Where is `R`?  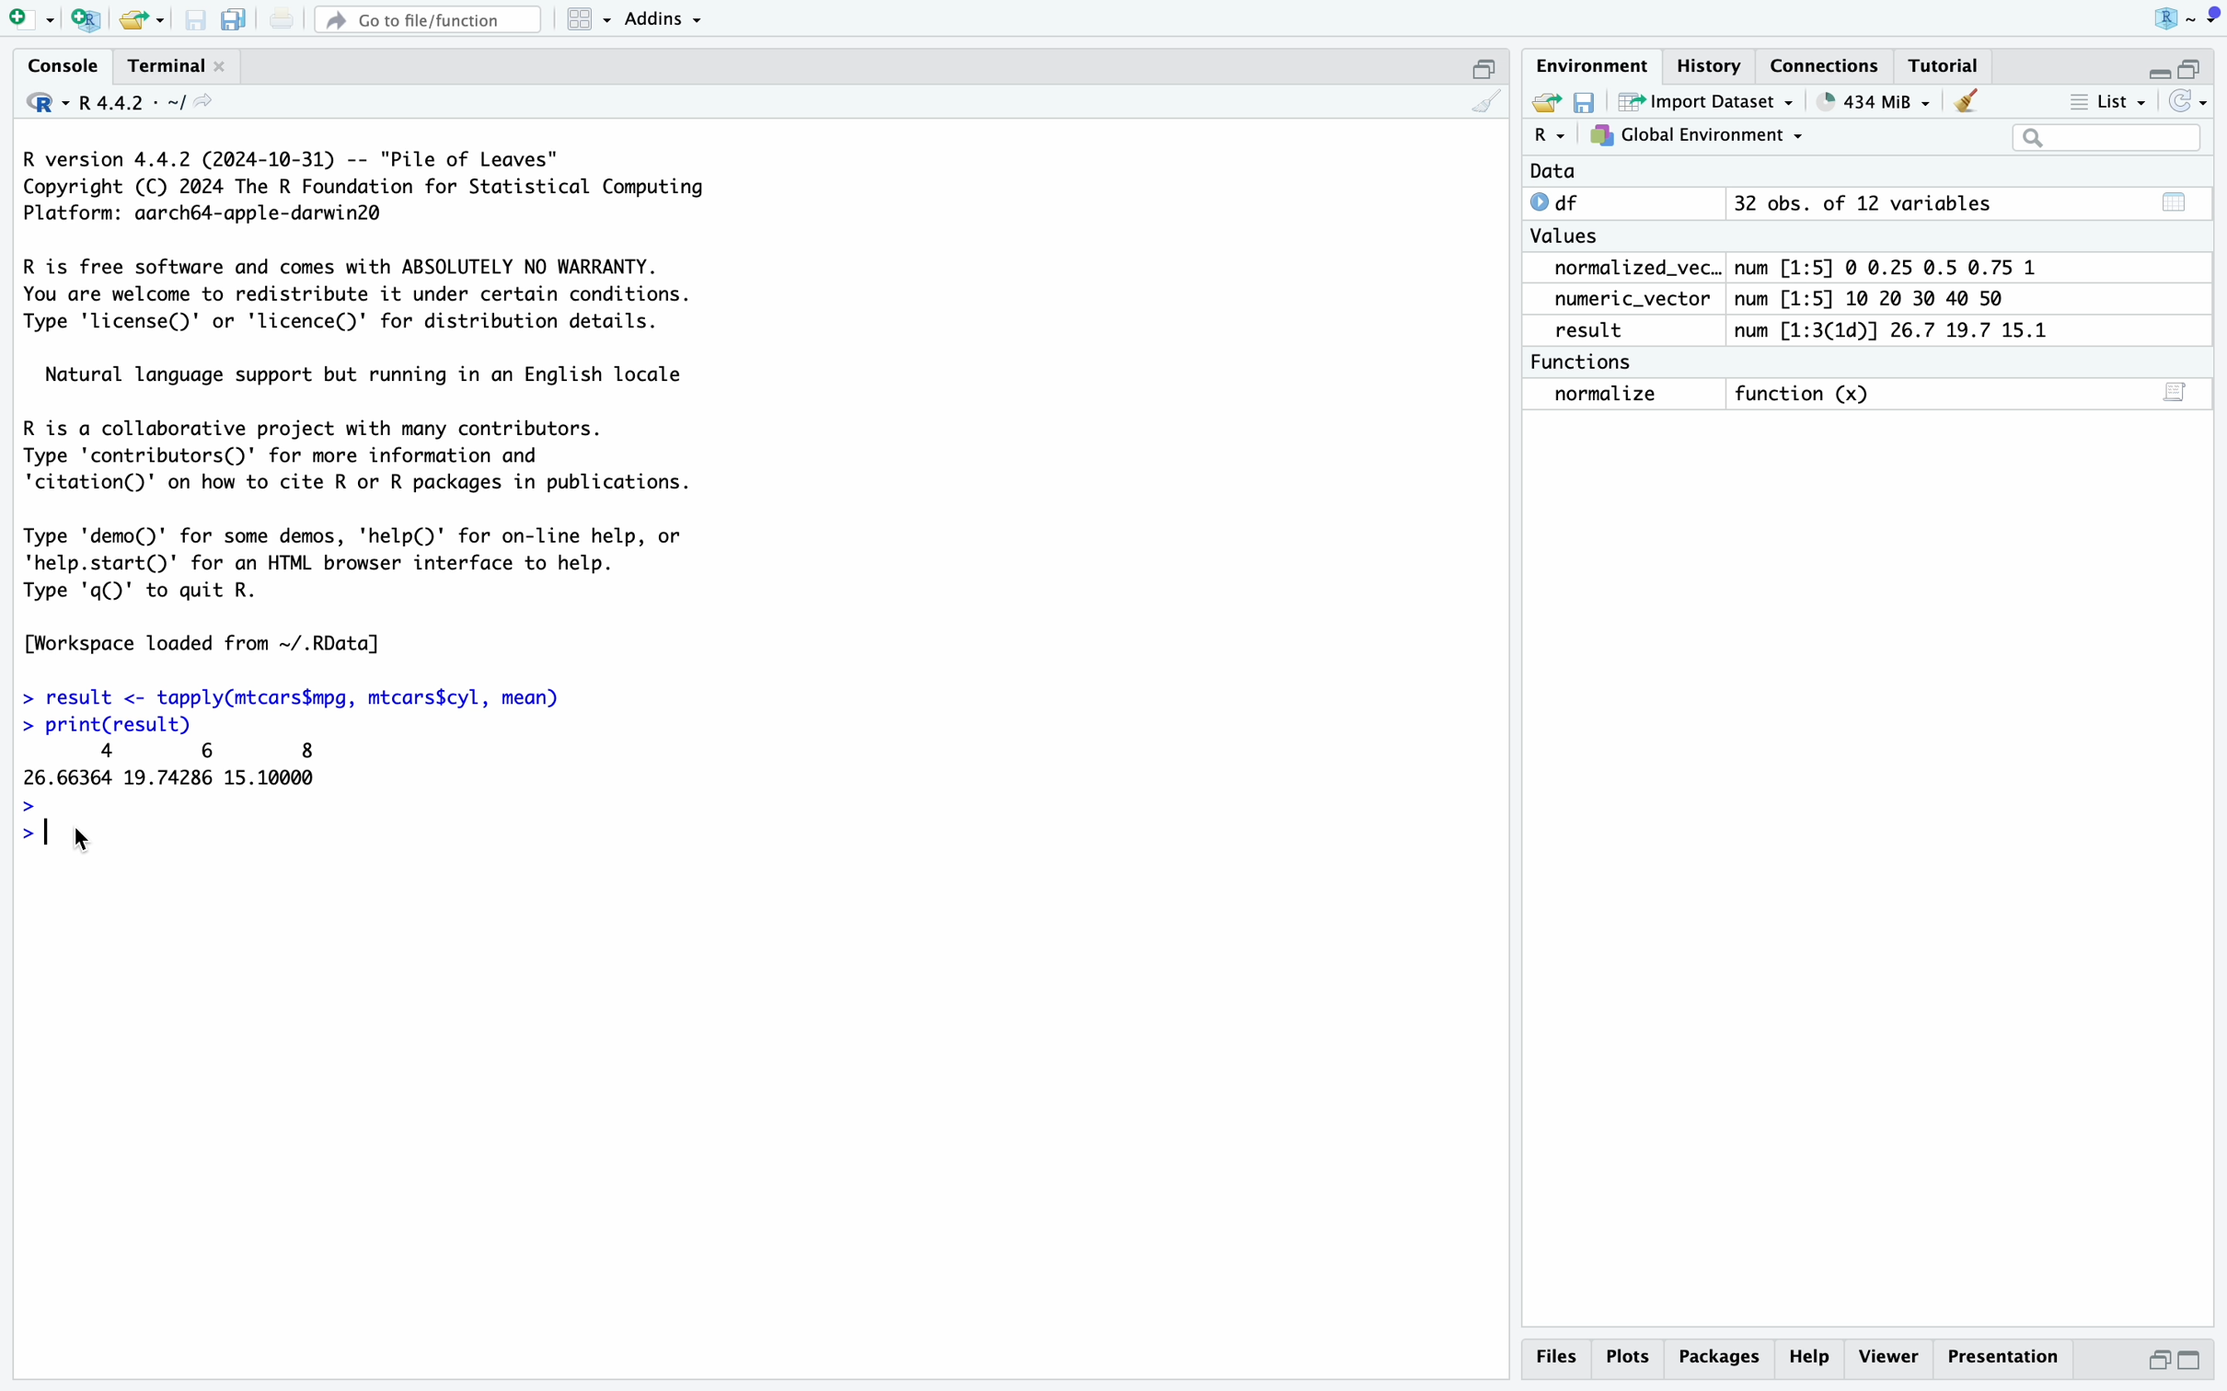 R is located at coordinates (1553, 134).